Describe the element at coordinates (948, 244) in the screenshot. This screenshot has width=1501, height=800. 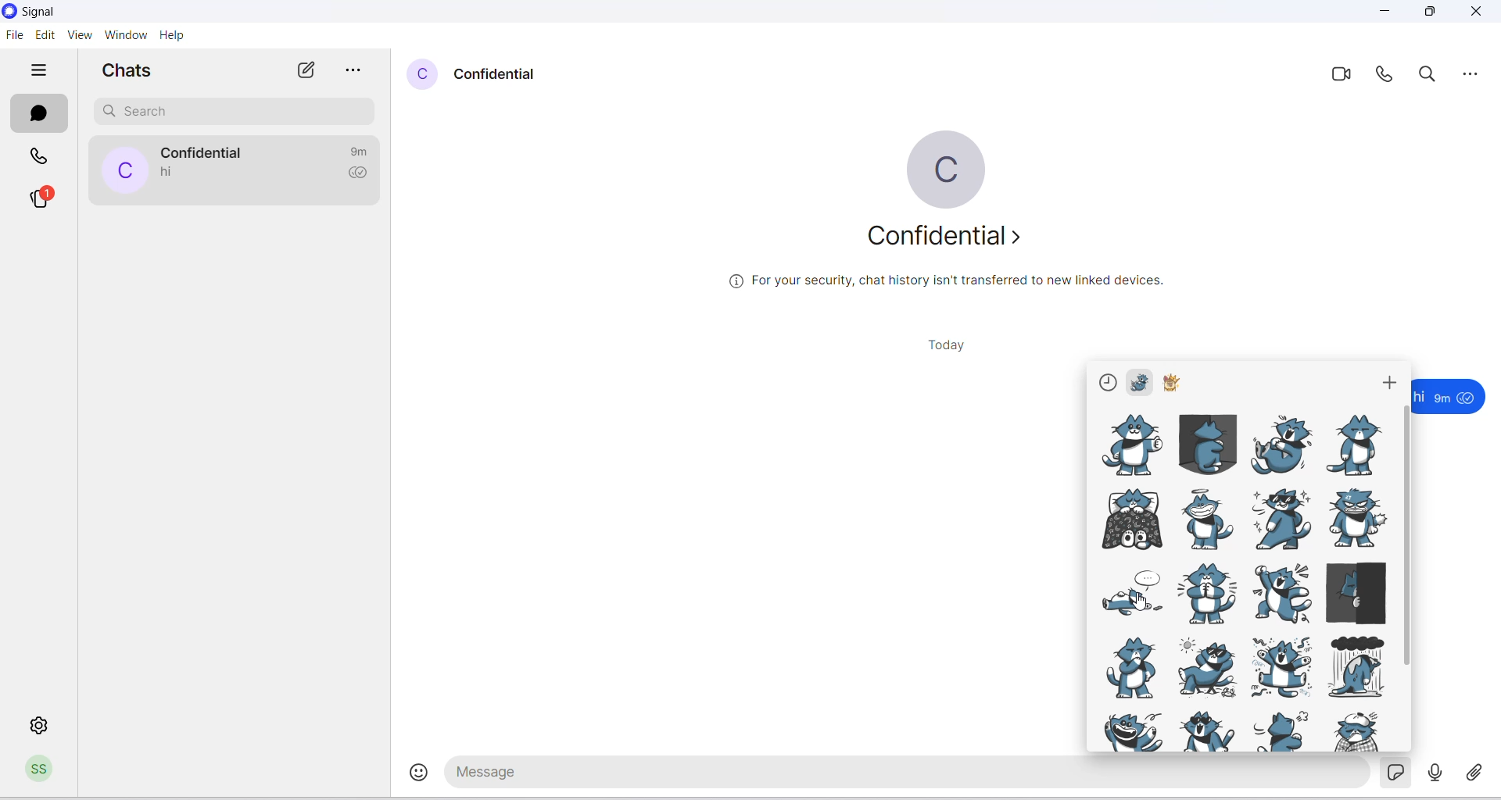
I see `about contact` at that location.